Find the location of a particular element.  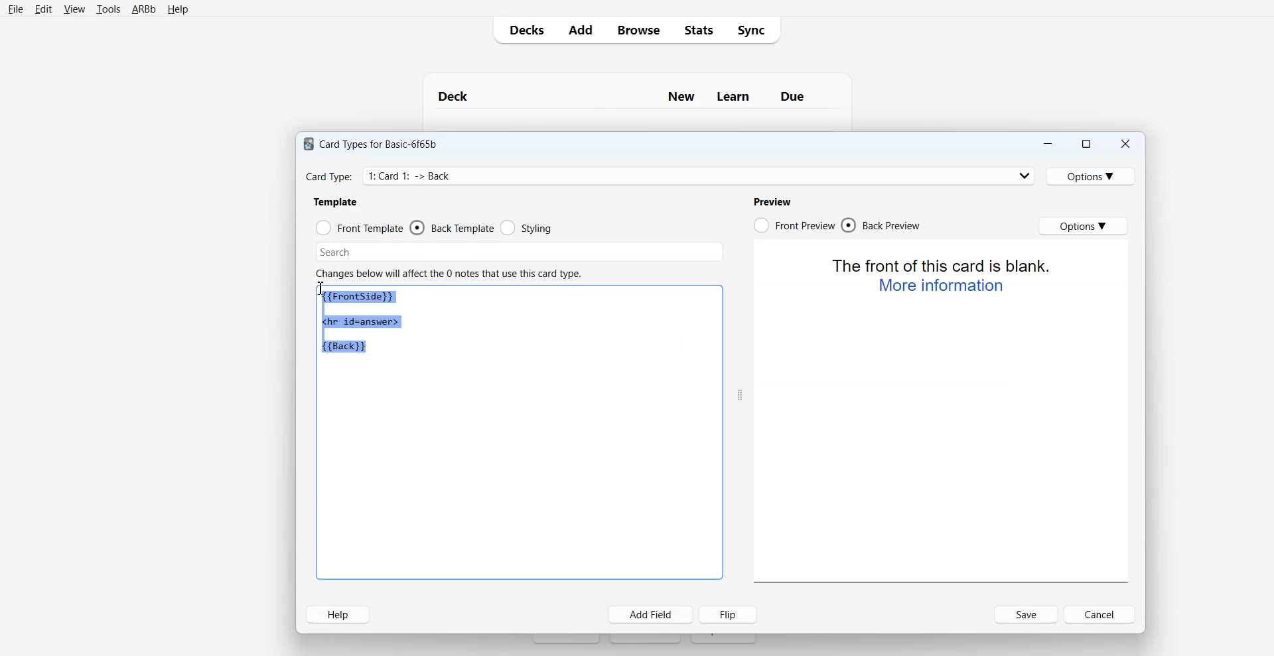

Styling is located at coordinates (526, 228).